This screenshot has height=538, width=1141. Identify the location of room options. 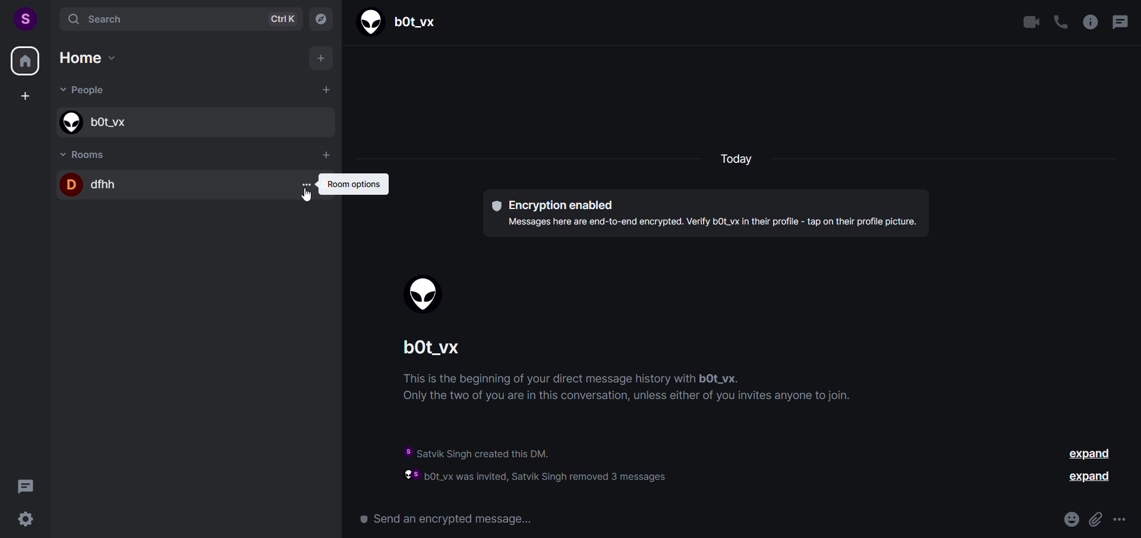
(354, 184).